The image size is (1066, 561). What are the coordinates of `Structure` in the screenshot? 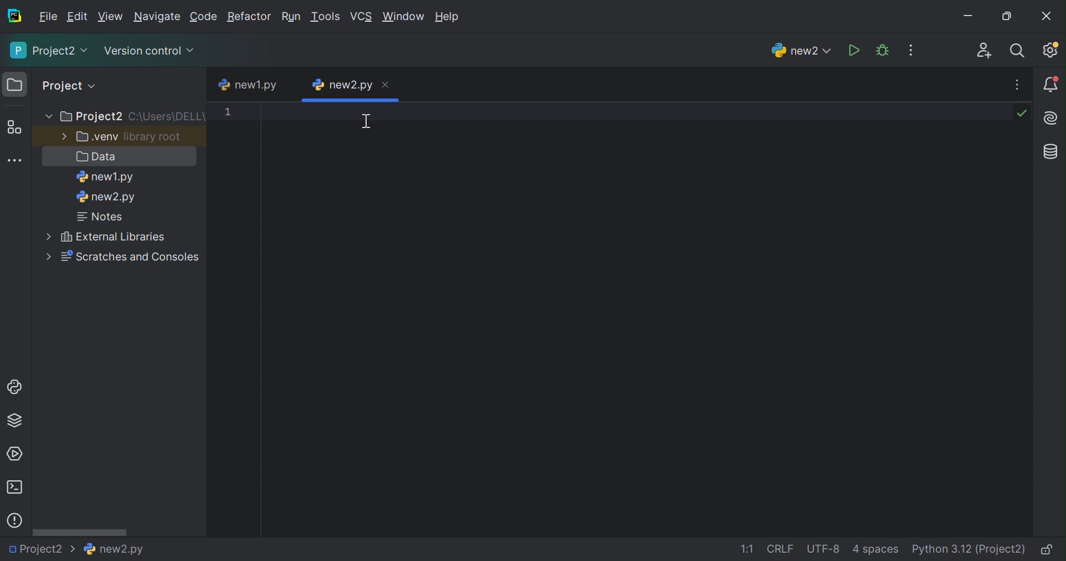 It's located at (14, 127).